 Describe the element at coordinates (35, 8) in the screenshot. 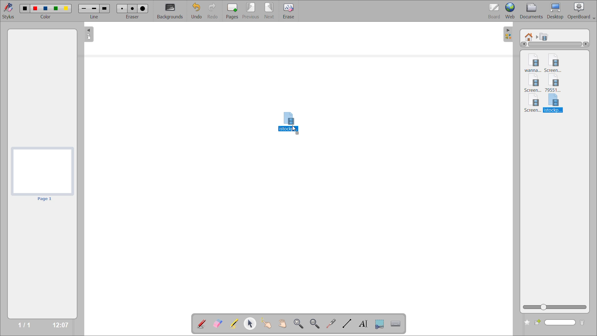

I see `color 2` at that location.